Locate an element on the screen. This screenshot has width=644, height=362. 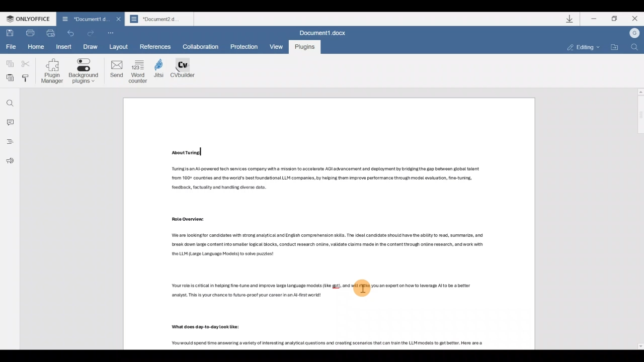
Scroll bar is located at coordinates (636, 221).